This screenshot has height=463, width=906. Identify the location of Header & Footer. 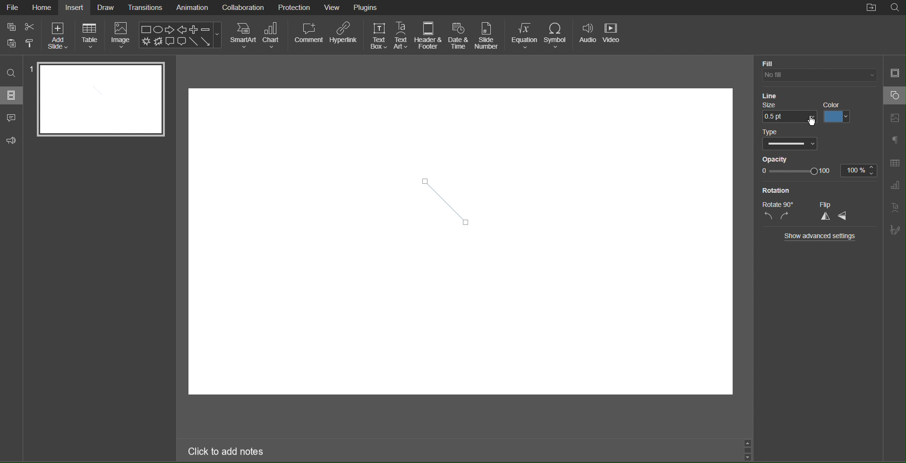
(428, 36).